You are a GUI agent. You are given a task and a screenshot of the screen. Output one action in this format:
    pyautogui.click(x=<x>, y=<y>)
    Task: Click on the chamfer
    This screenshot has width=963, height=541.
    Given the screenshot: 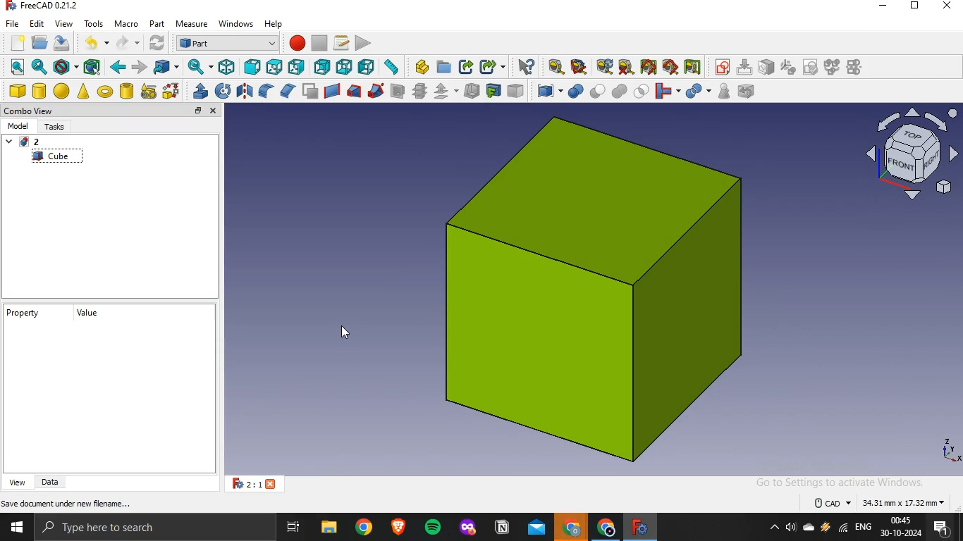 What is the action you would take?
    pyautogui.click(x=286, y=91)
    